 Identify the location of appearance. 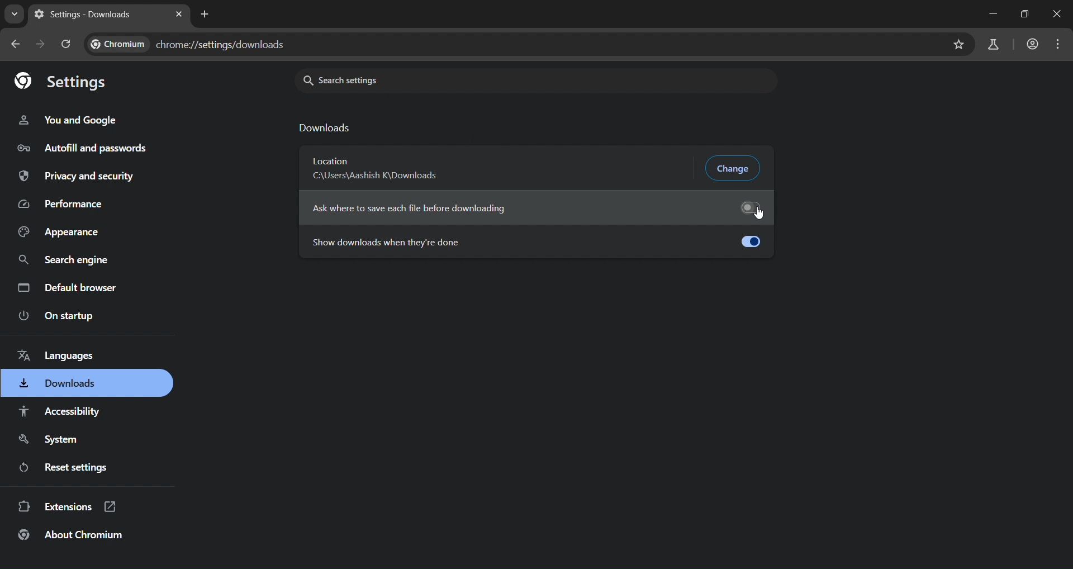
(60, 233).